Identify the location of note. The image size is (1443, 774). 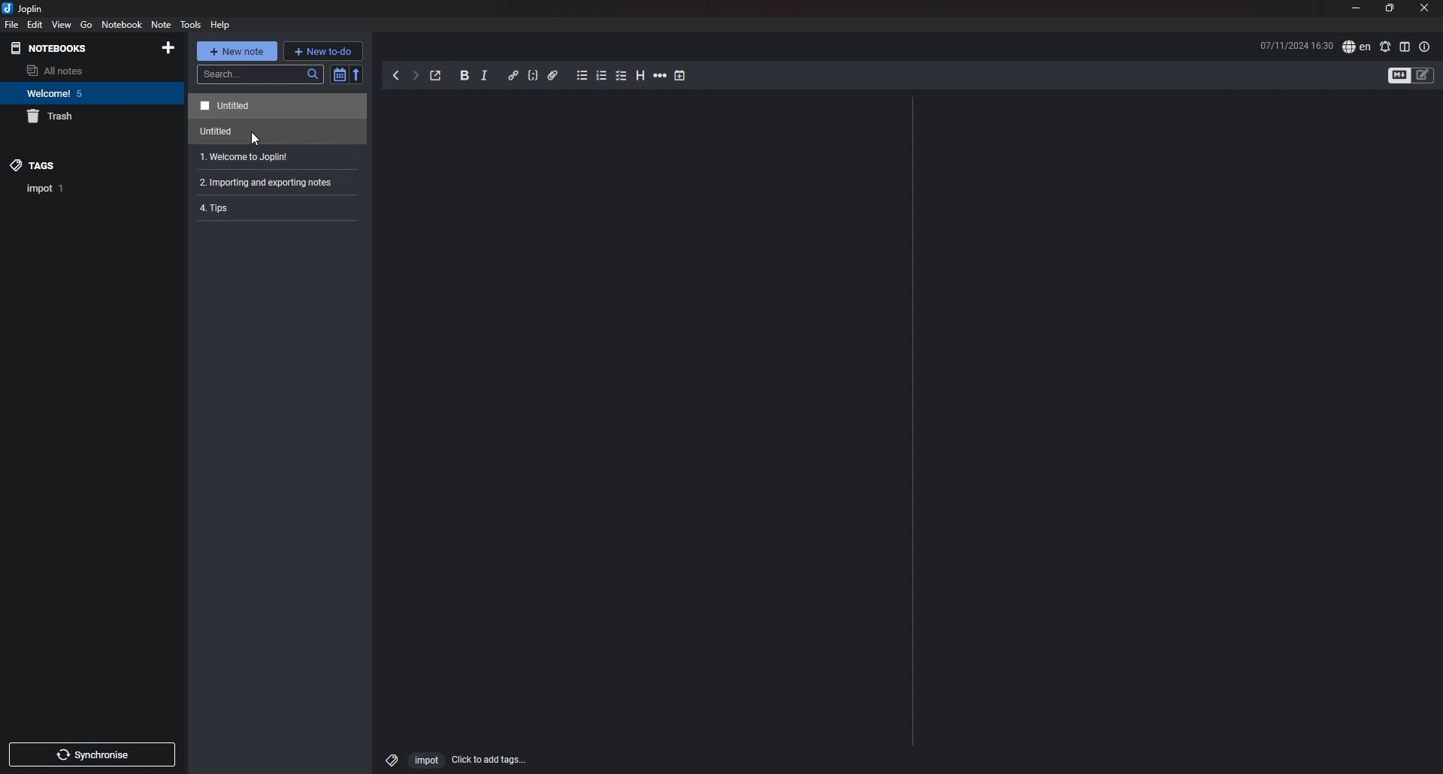
(274, 132).